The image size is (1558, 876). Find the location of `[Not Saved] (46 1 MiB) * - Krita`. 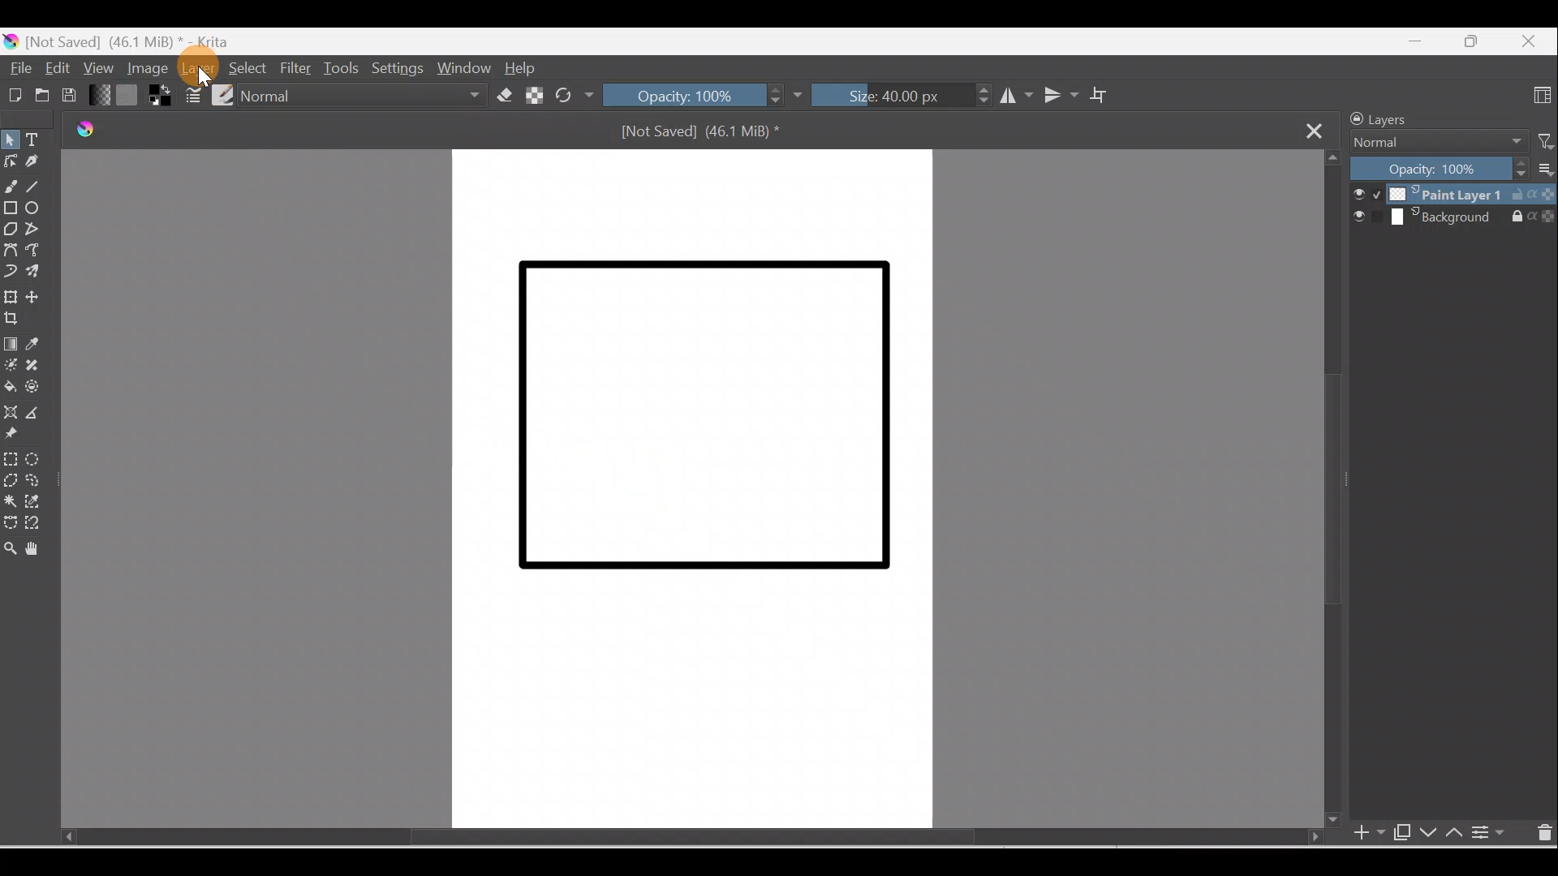

[Not Saved] (46 1 MiB) * - Krita is located at coordinates (140, 39).